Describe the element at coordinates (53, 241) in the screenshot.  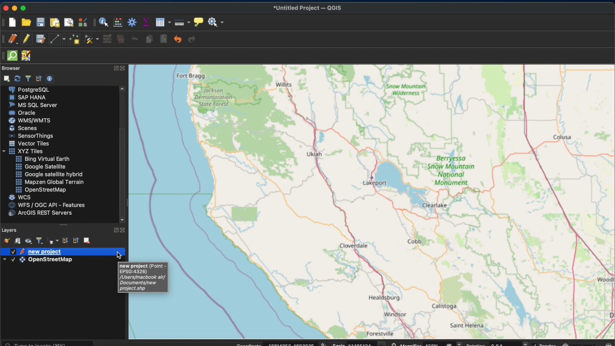
I see `filter legen by expression` at that location.